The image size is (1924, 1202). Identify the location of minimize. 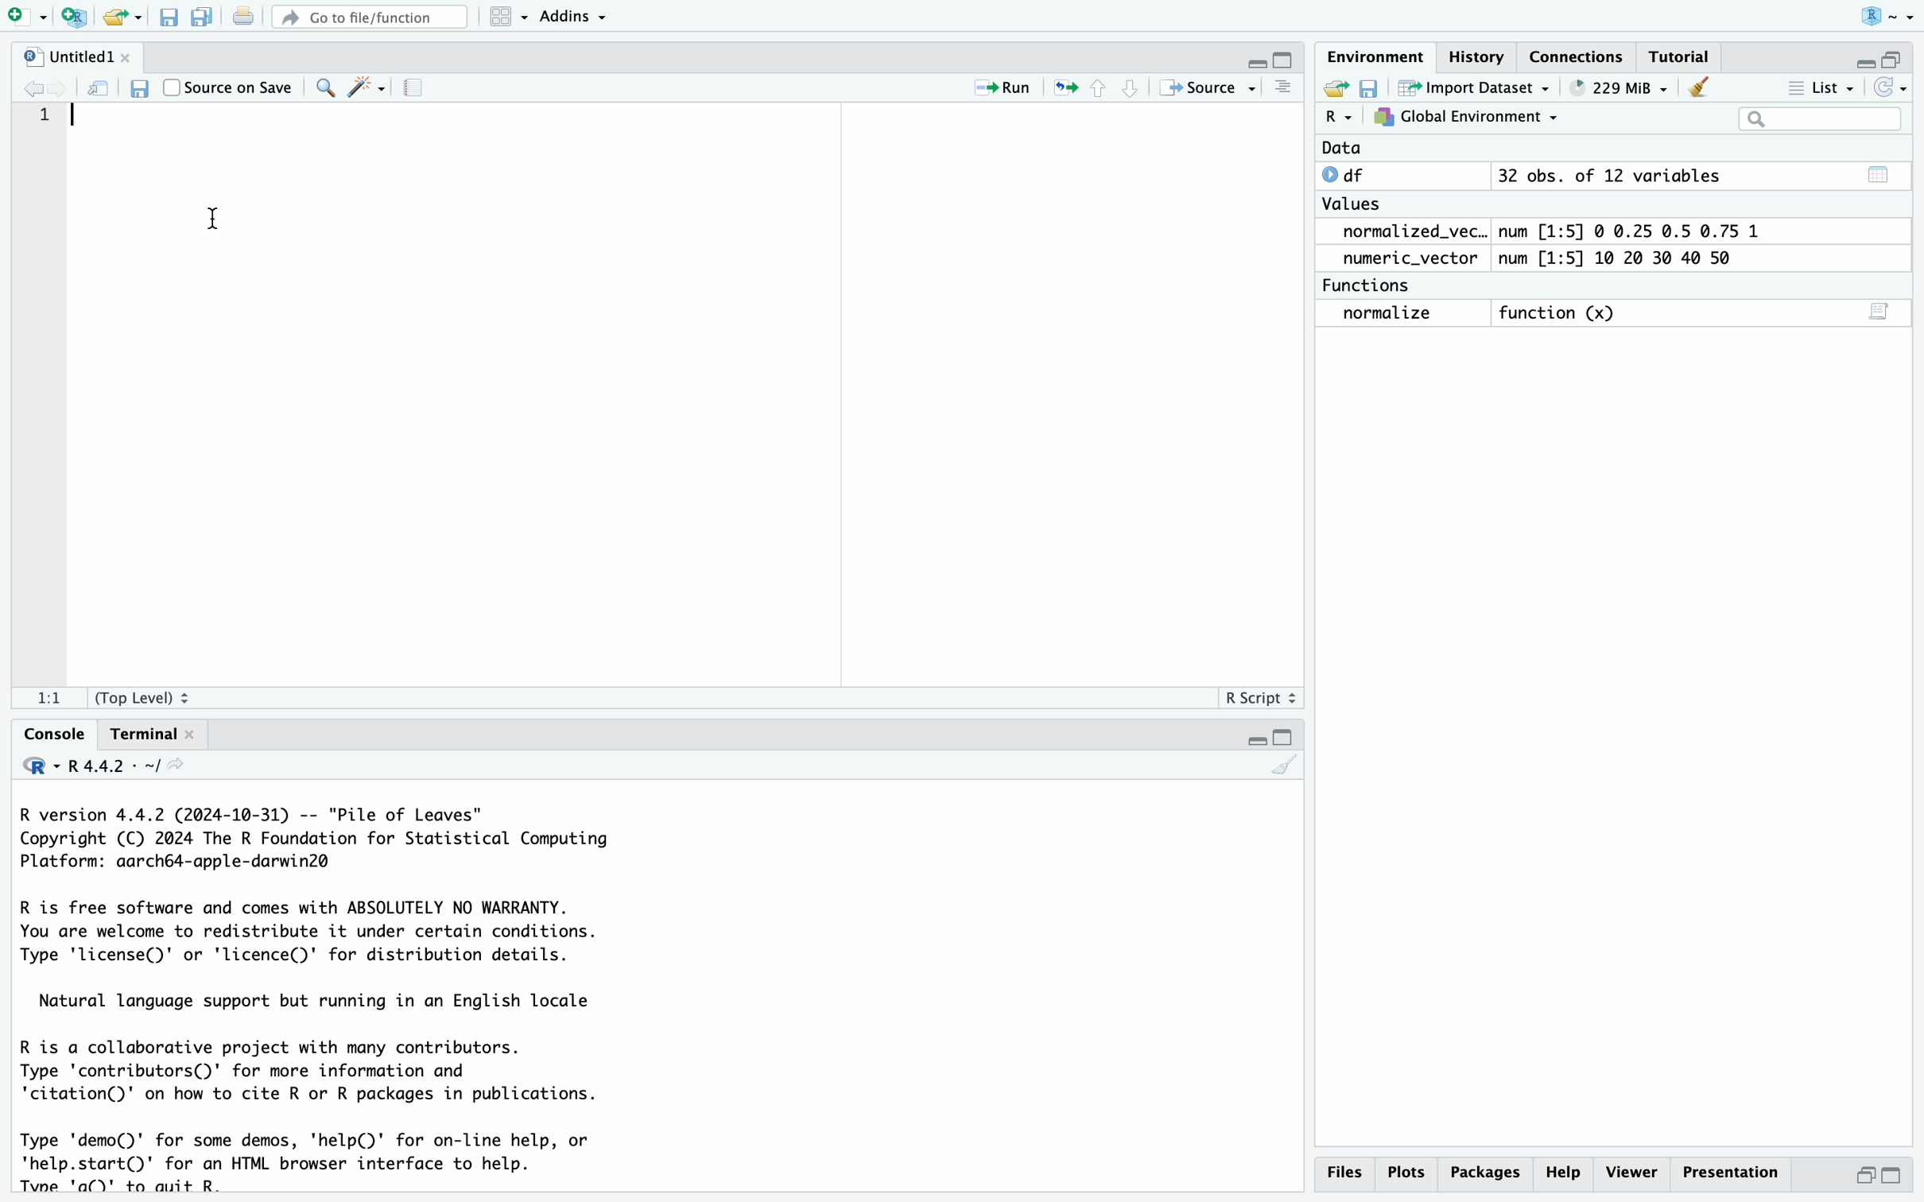
(1864, 1175).